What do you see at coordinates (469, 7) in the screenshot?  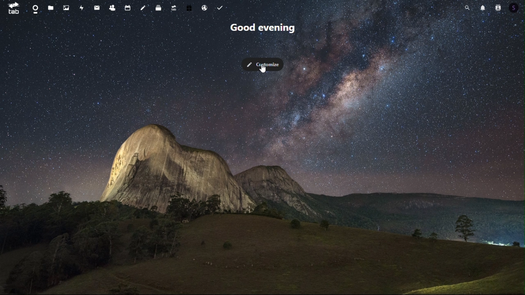 I see `Search` at bounding box center [469, 7].